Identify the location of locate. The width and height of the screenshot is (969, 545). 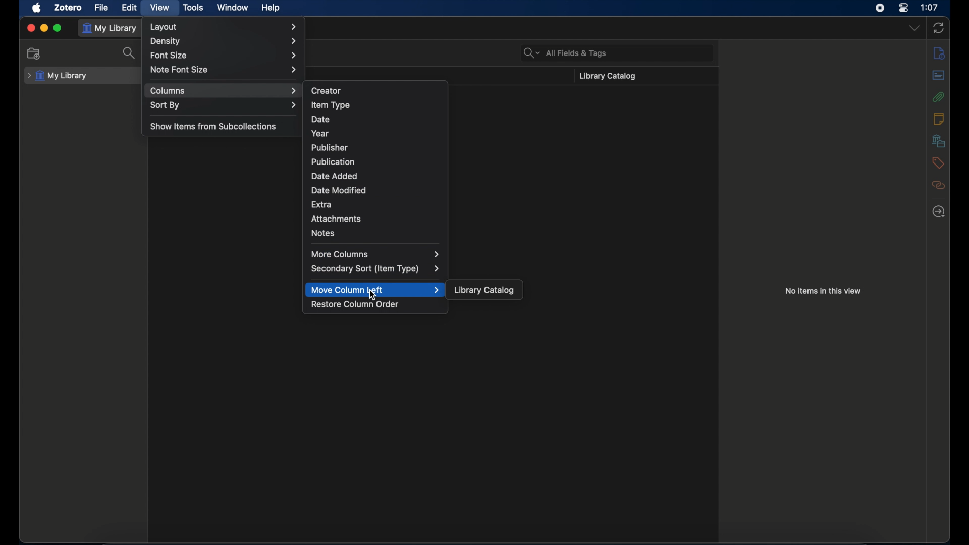
(939, 212).